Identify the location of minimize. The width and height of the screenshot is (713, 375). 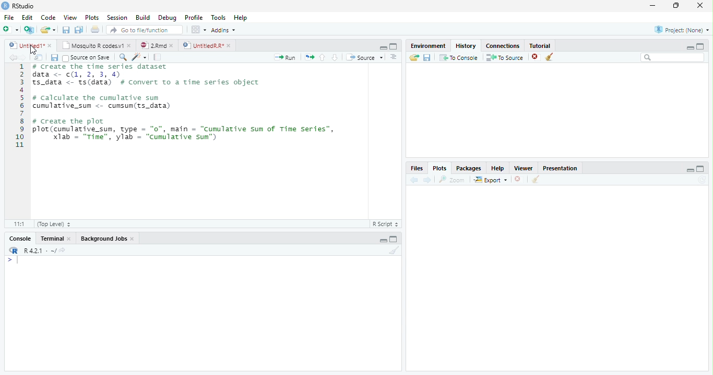
(652, 6).